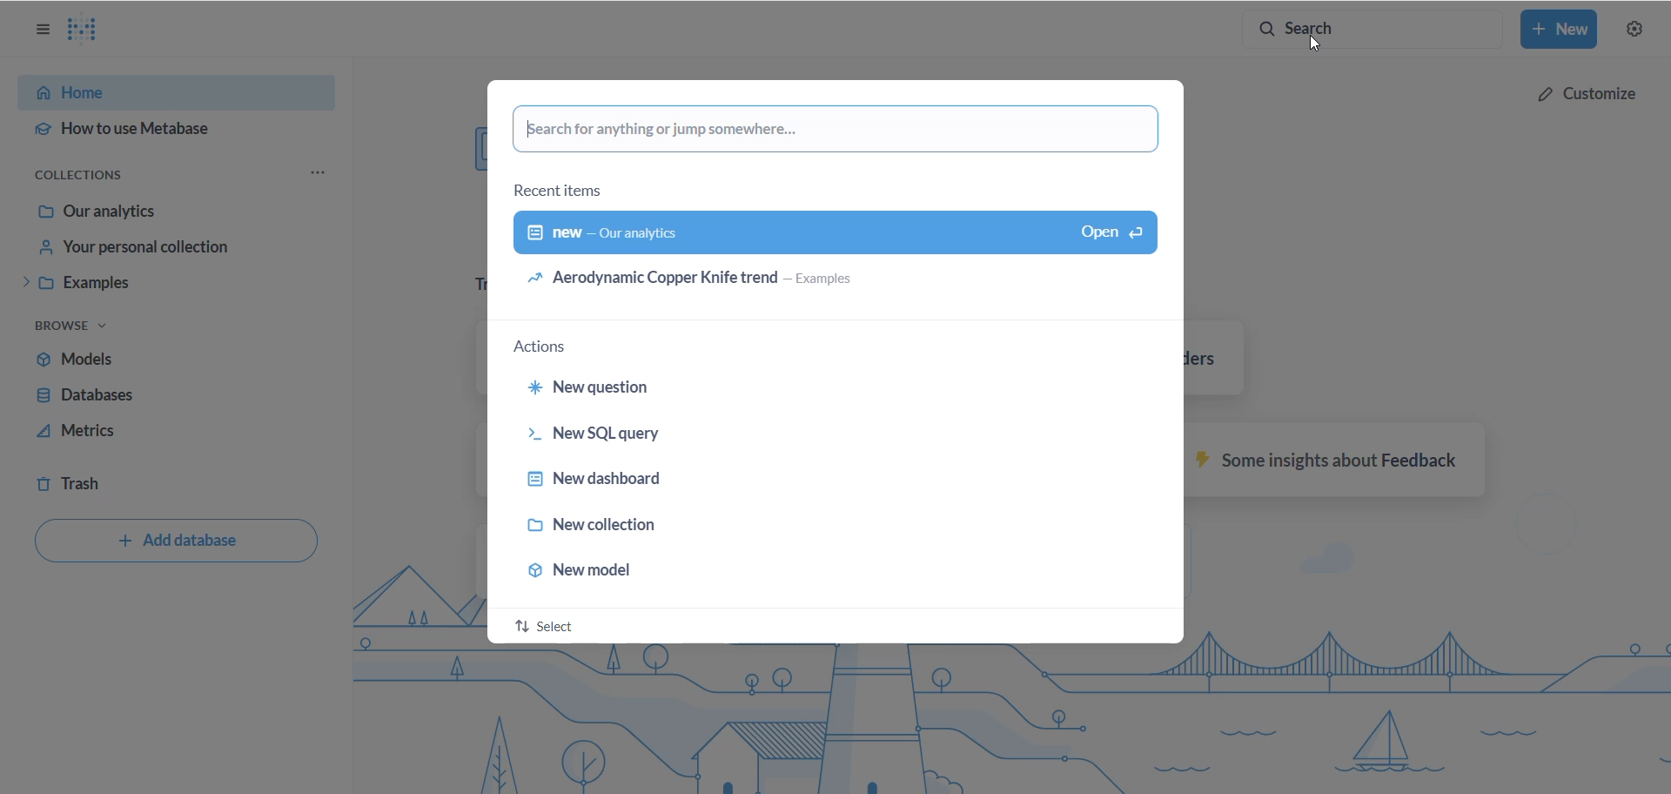 Image resolution: width=1671 pixels, height=794 pixels. I want to click on search button, so click(1382, 27).